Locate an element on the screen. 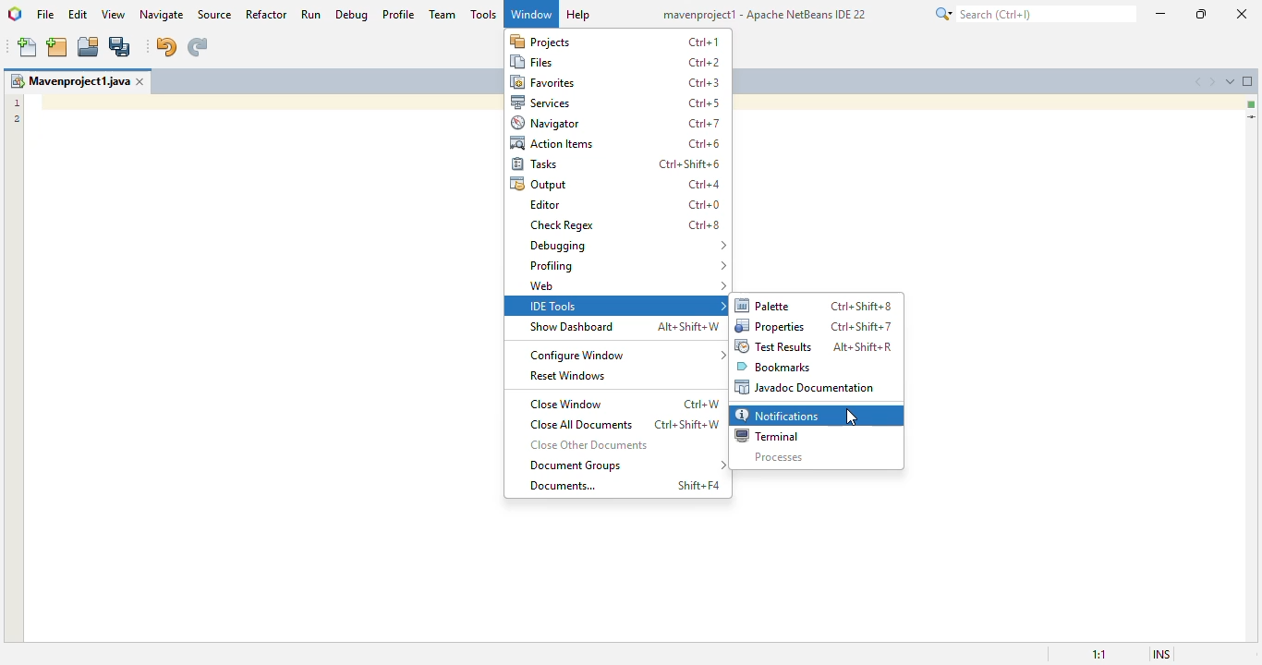  shortcut for favorites is located at coordinates (703, 83).